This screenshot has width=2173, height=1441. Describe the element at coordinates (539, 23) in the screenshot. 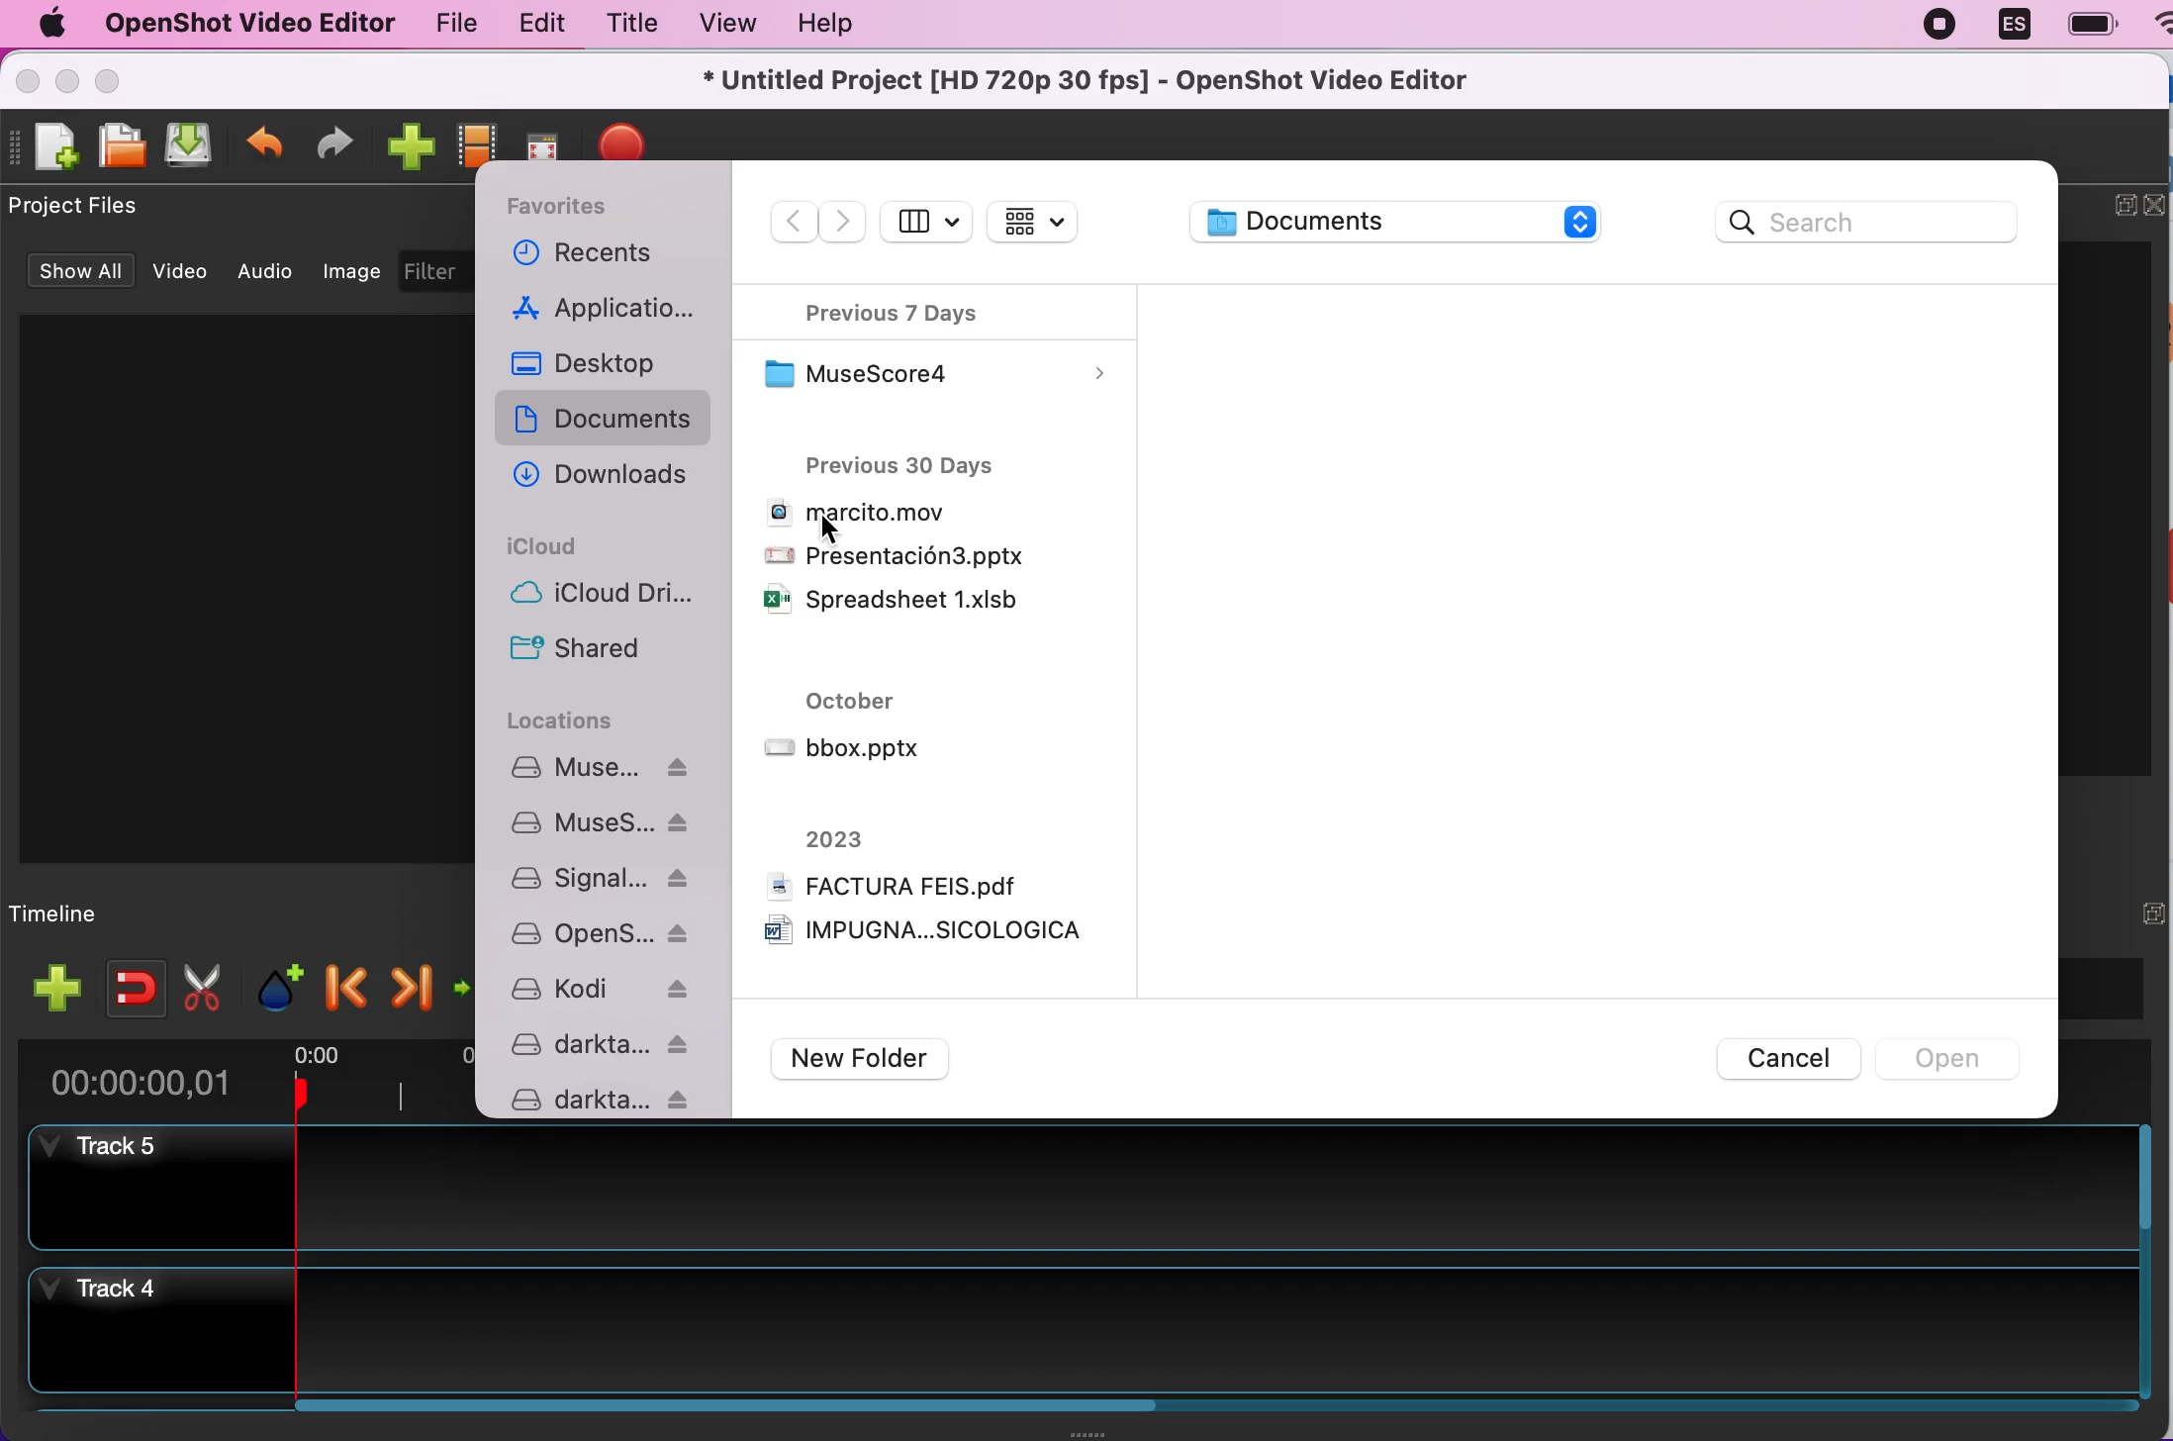

I see `edit` at that location.